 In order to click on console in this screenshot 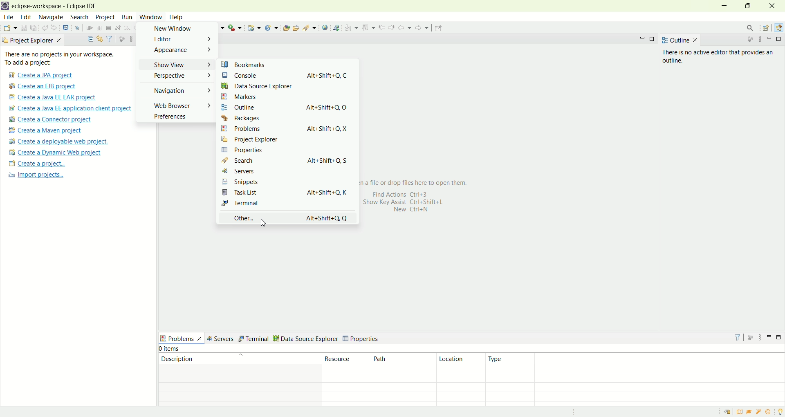, I will do `click(257, 76)`.